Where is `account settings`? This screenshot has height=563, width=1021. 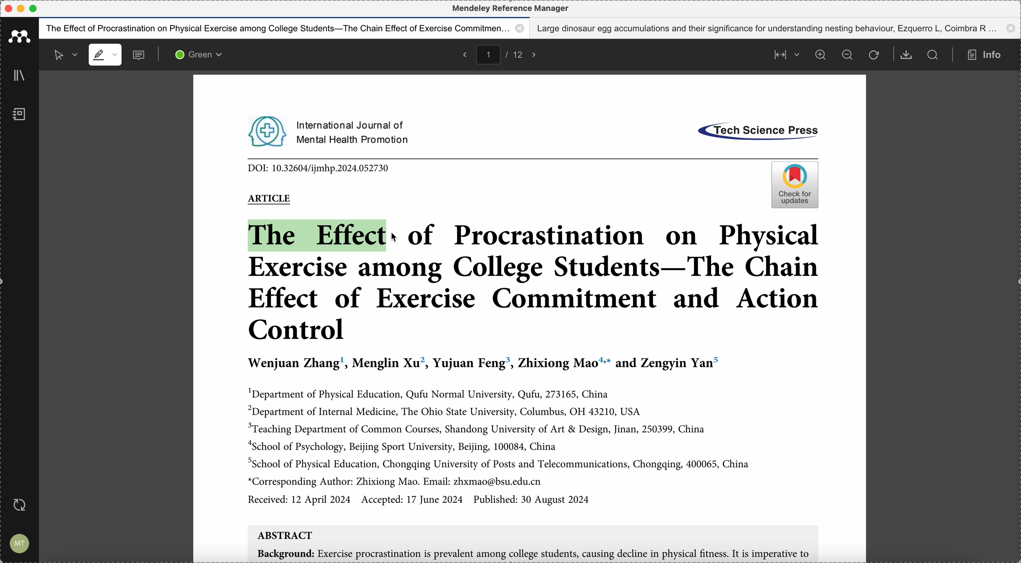 account settings is located at coordinates (20, 542).